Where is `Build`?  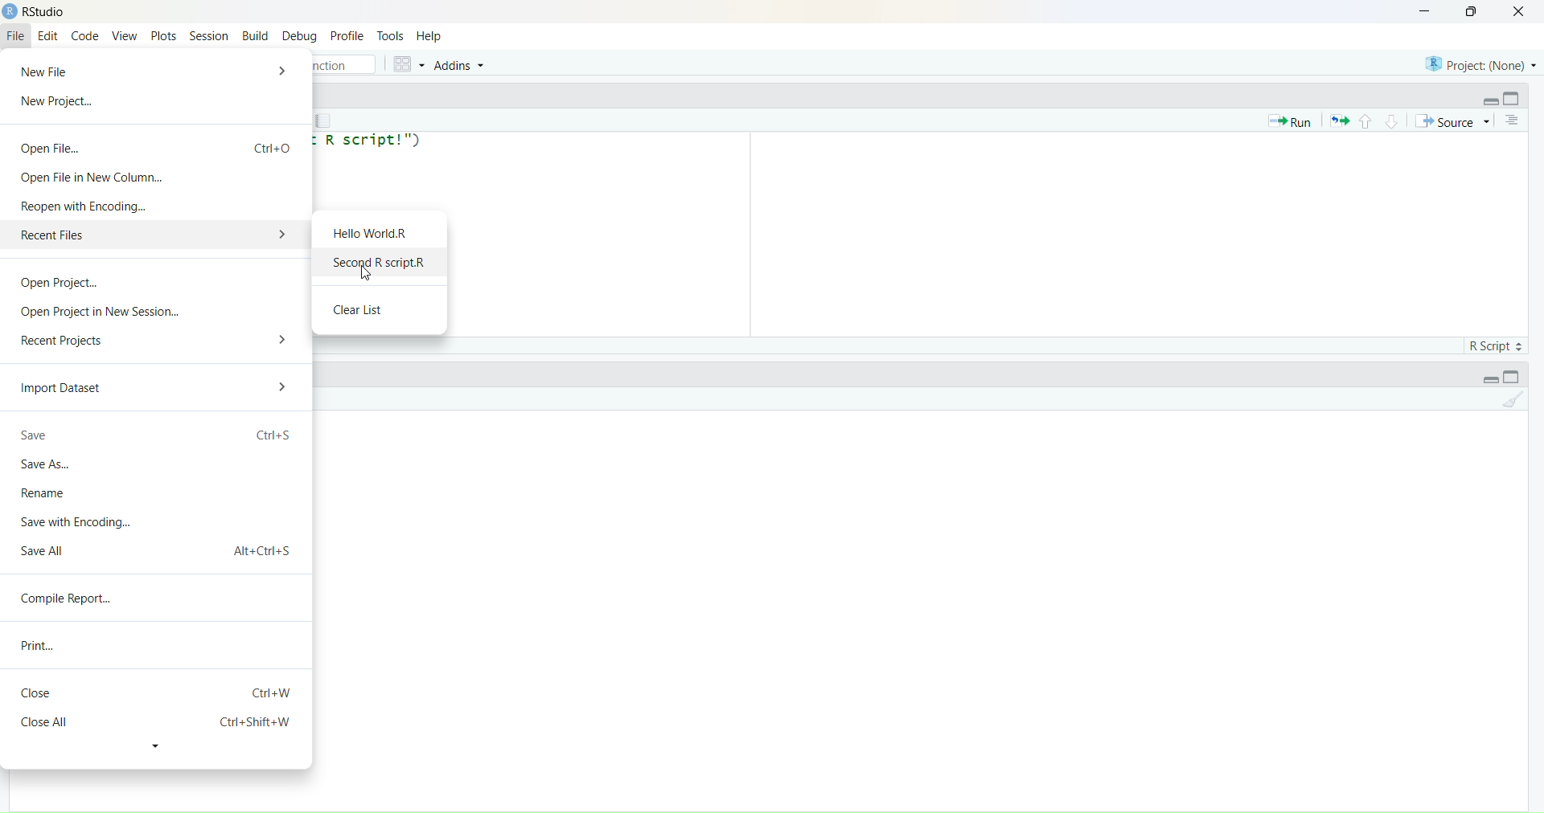 Build is located at coordinates (256, 35).